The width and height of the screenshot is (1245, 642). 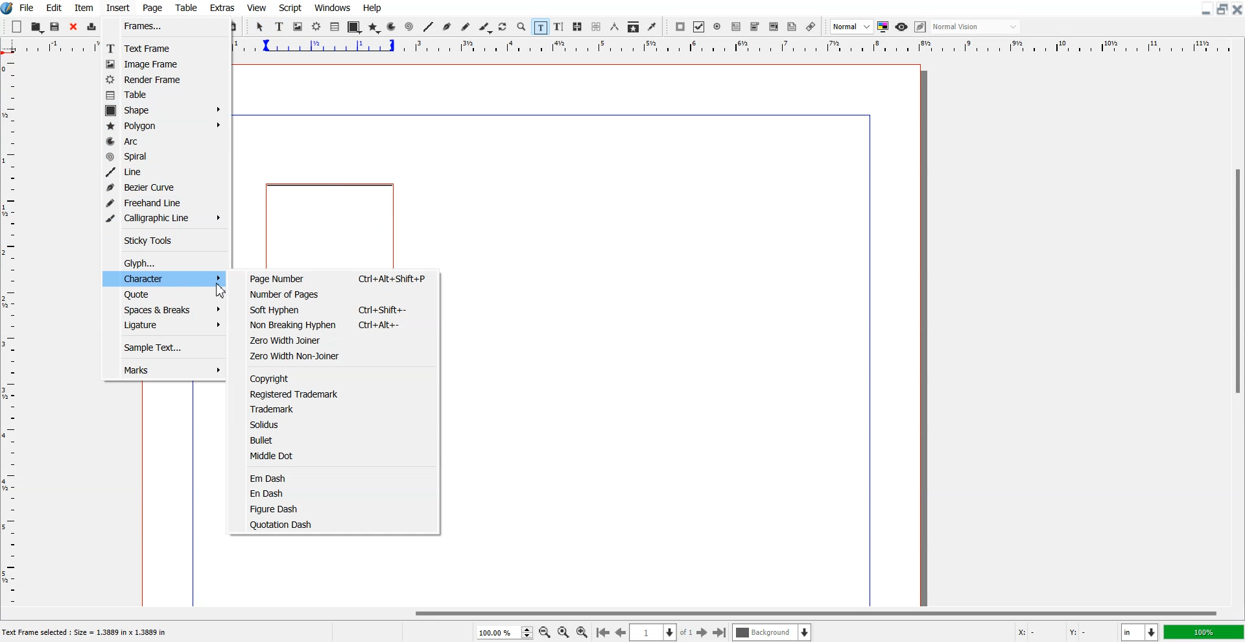 I want to click on Bezier curve, so click(x=447, y=27).